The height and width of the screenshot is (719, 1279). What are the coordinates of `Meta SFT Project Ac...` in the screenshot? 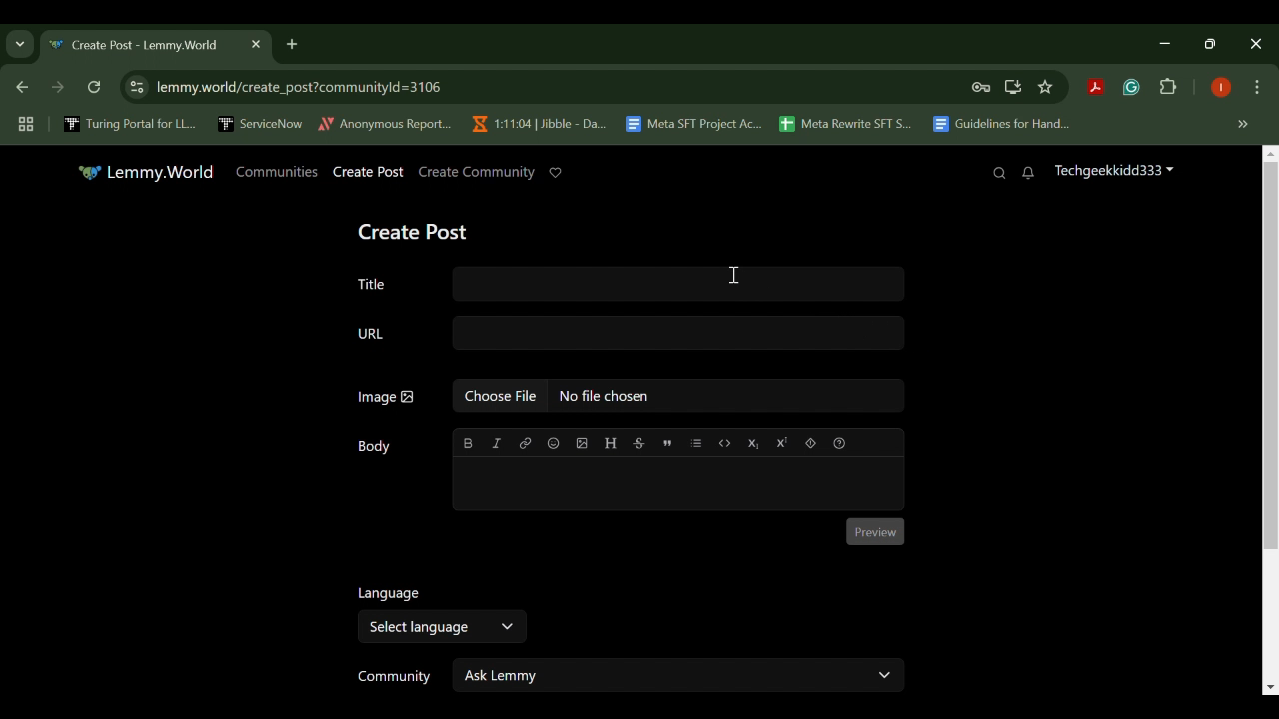 It's located at (692, 125).